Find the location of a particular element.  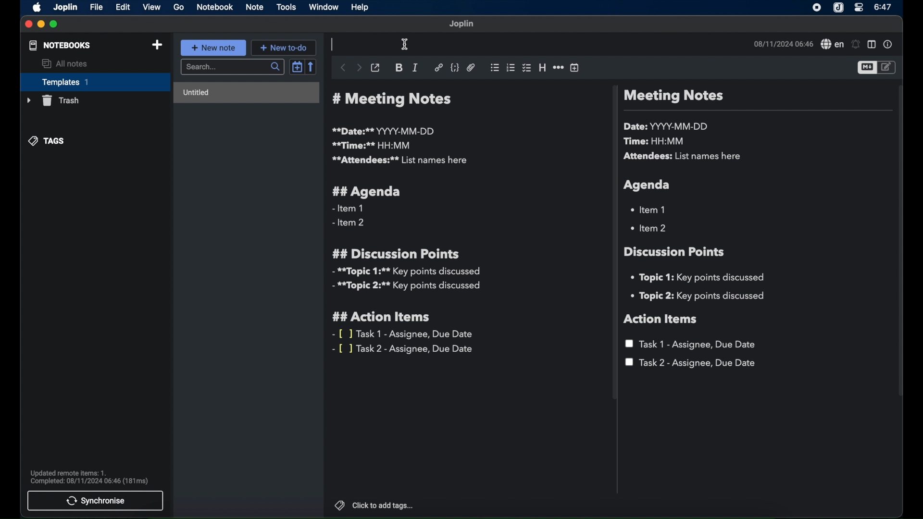

topic 2: key points discussed is located at coordinates (698, 296).